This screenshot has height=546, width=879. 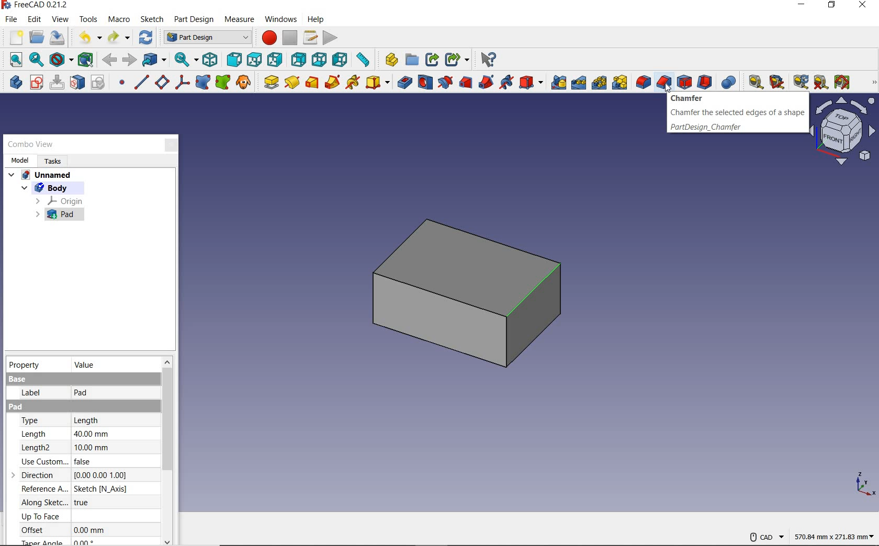 What do you see at coordinates (365, 61) in the screenshot?
I see `measure distance` at bounding box center [365, 61].